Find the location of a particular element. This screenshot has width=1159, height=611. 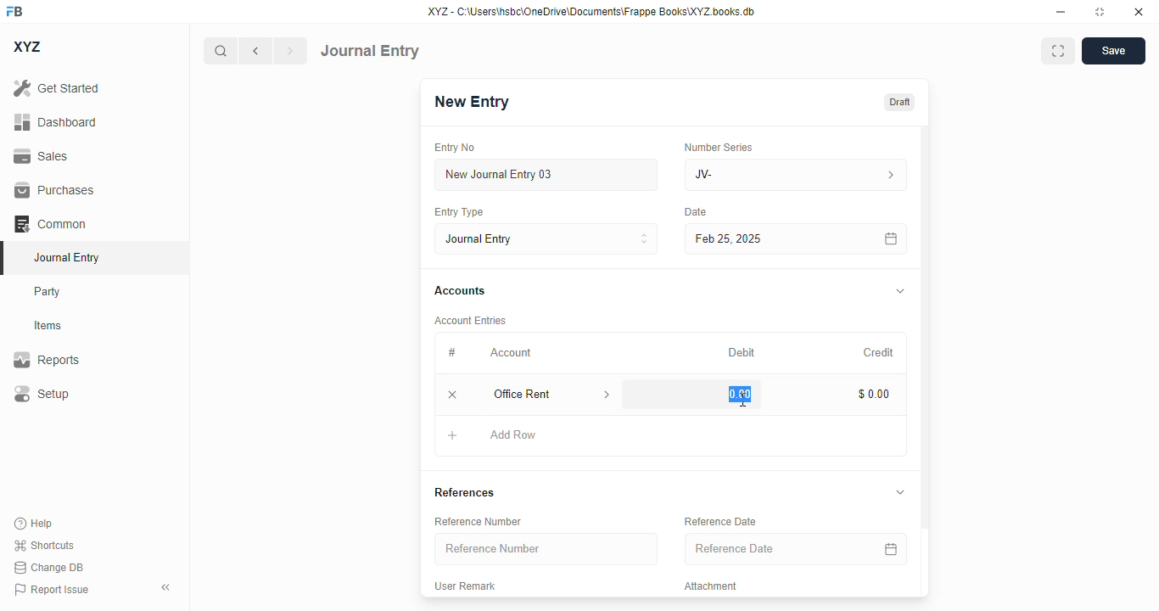

toggle sidebar is located at coordinates (167, 587).